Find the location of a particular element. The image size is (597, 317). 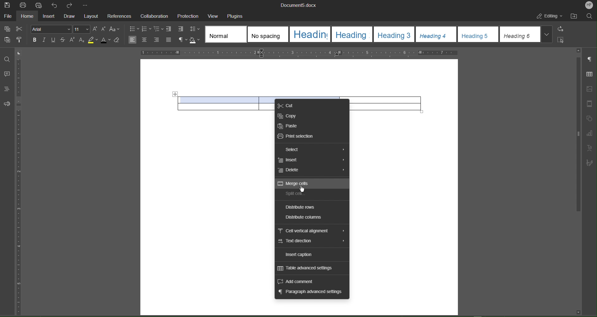

scroll down is located at coordinates (578, 312).